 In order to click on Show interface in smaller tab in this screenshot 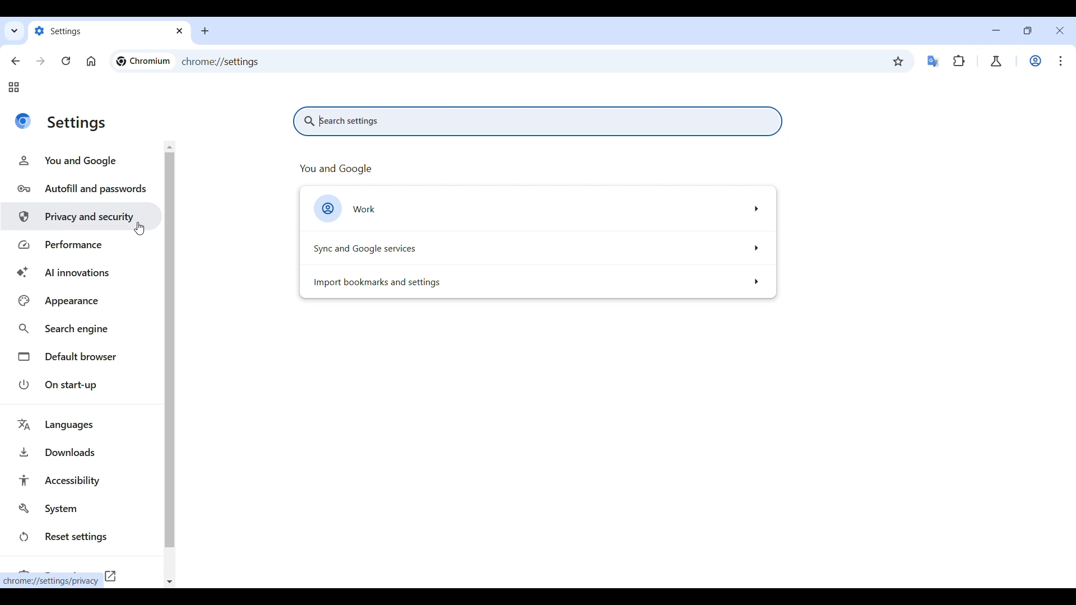, I will do `click(1027, 30)`.